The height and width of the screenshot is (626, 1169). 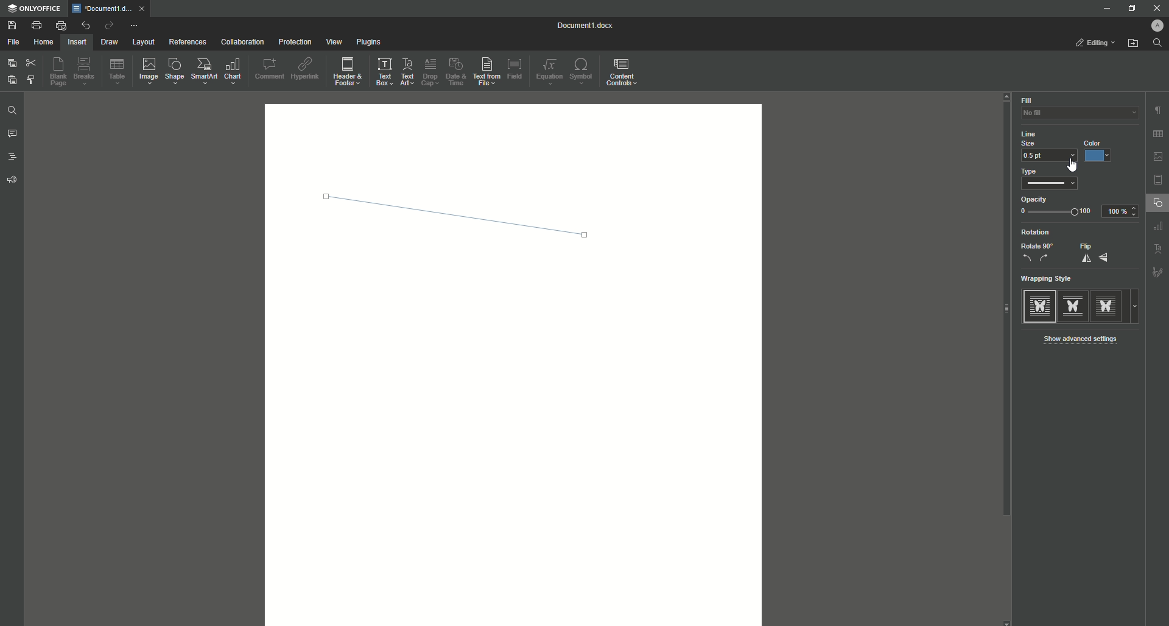 I want to click on Blank Page, so click(x=60, y=74).